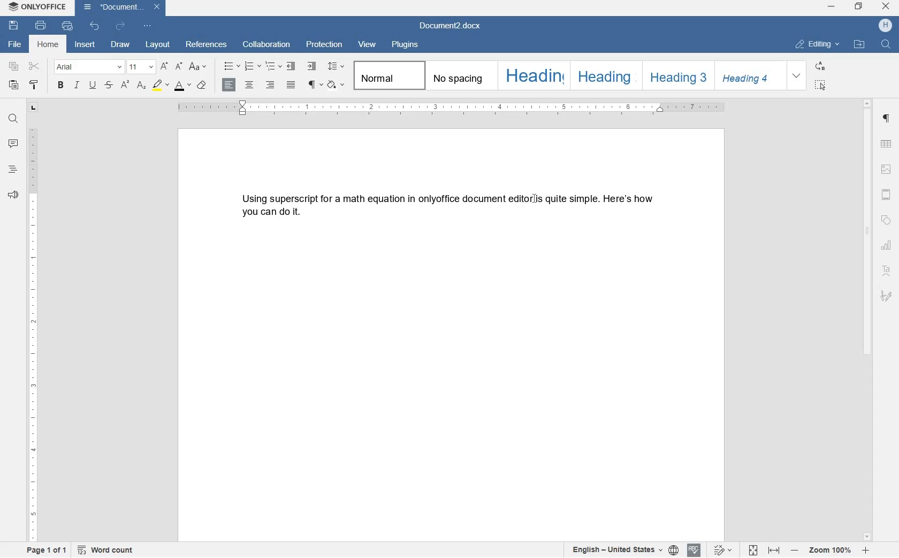  Describe the element at coordinates (49, 44) in the screenshot. I see `home` at that location.